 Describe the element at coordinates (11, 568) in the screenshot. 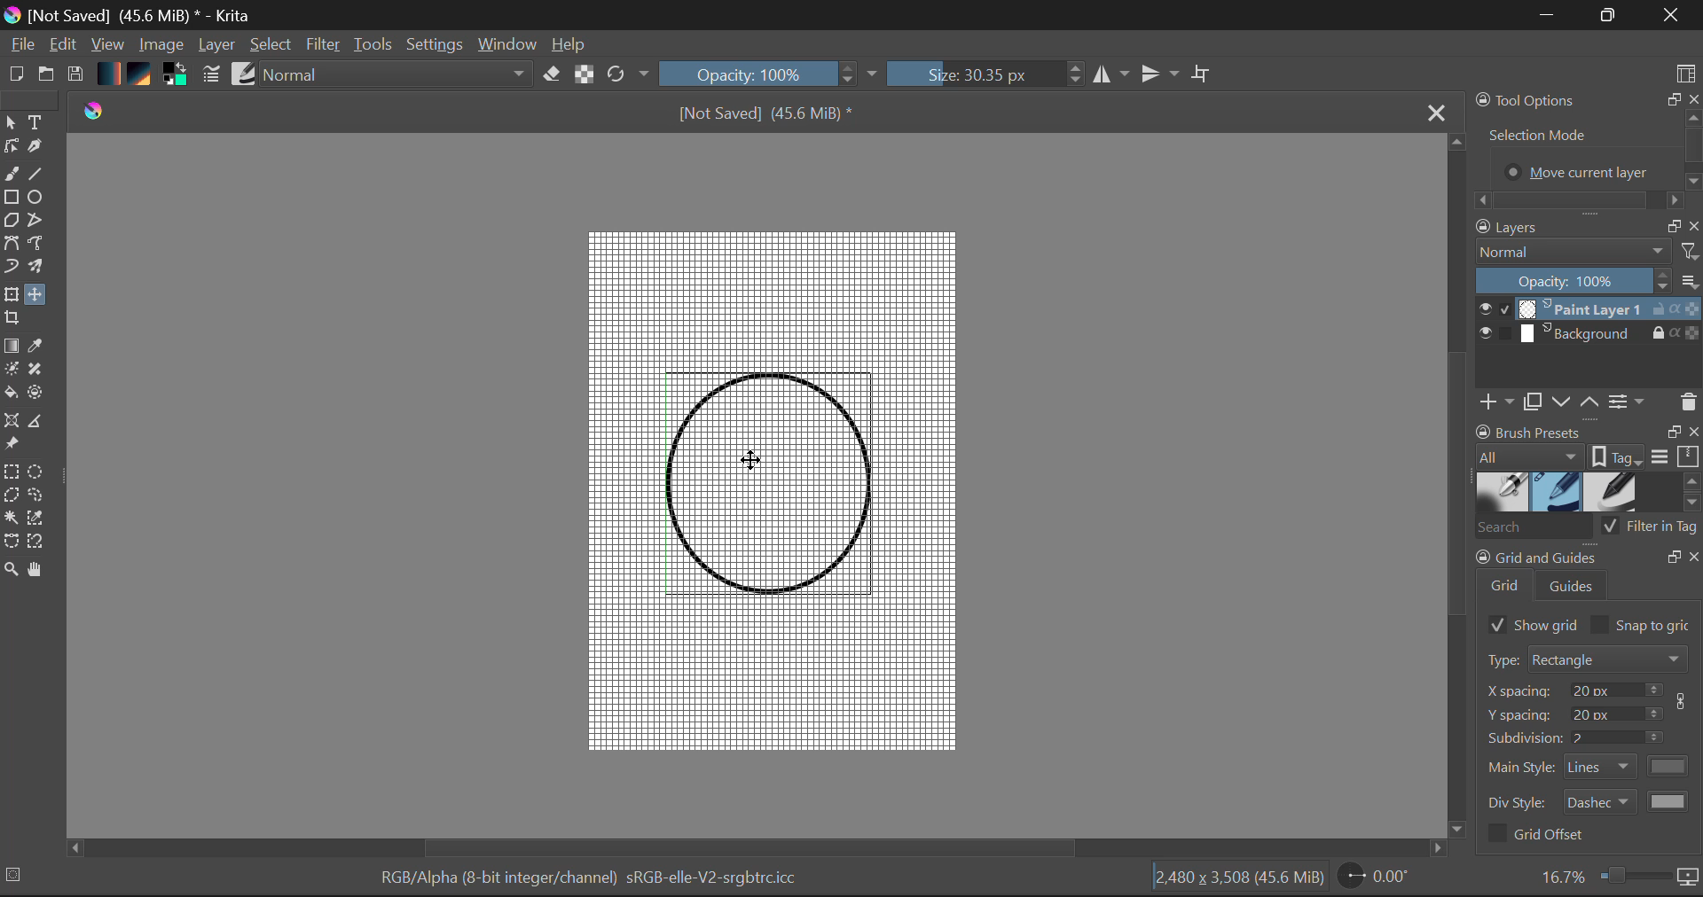

I see `Zoom` at that location.